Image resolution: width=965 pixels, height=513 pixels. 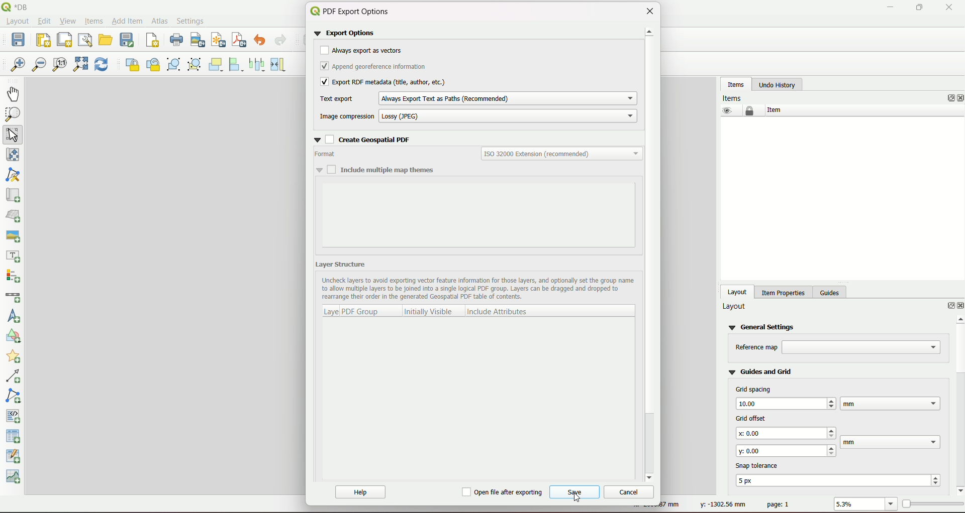 What do you see at coordinates (281, 41) in the screenshot?
I see `redo` at bounding box center [281, 41].